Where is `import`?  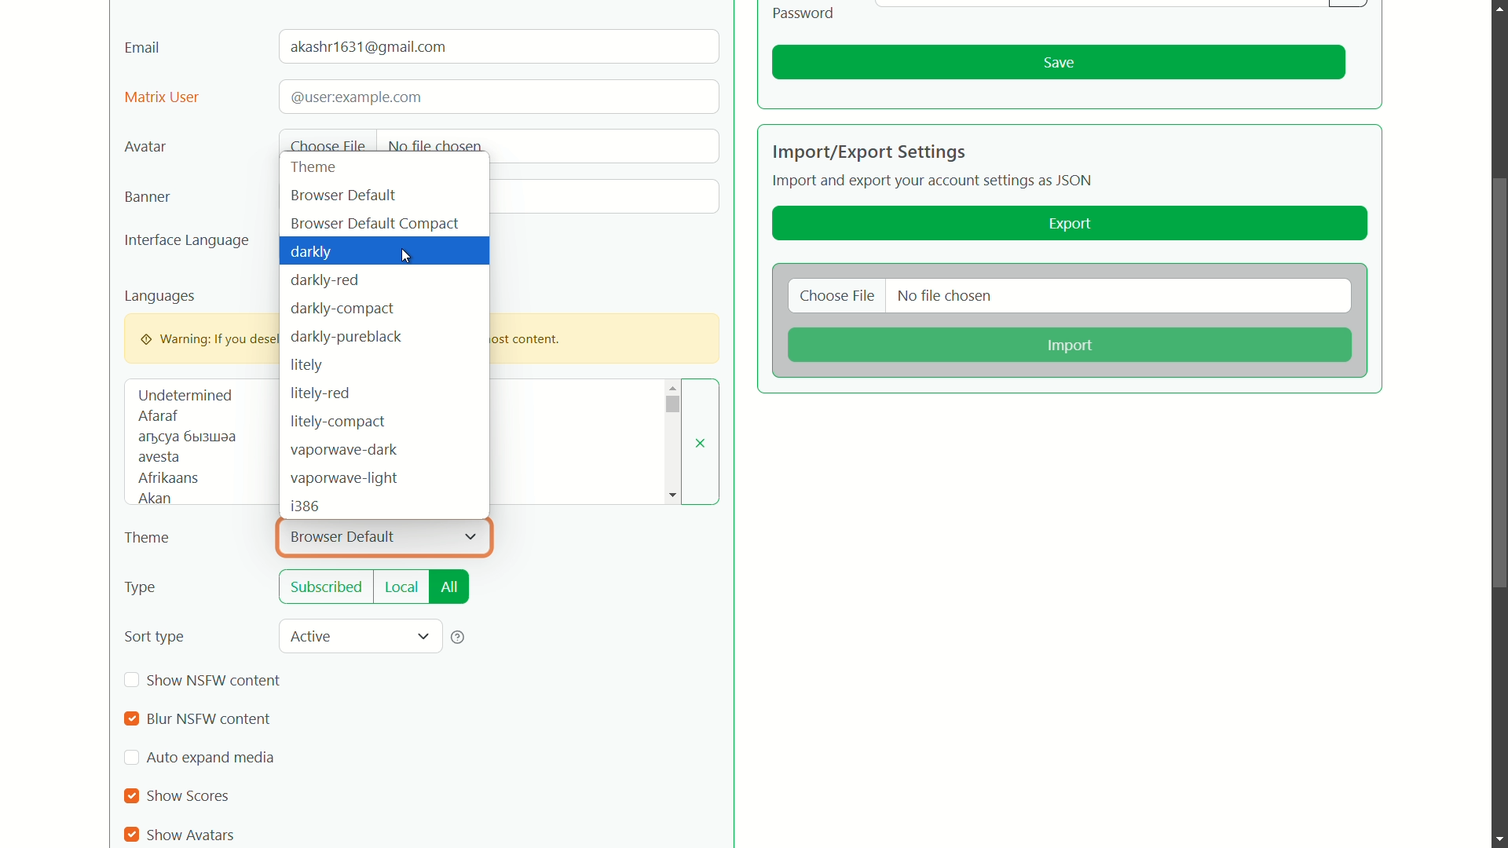
import is located at coordinates (1067, 346).